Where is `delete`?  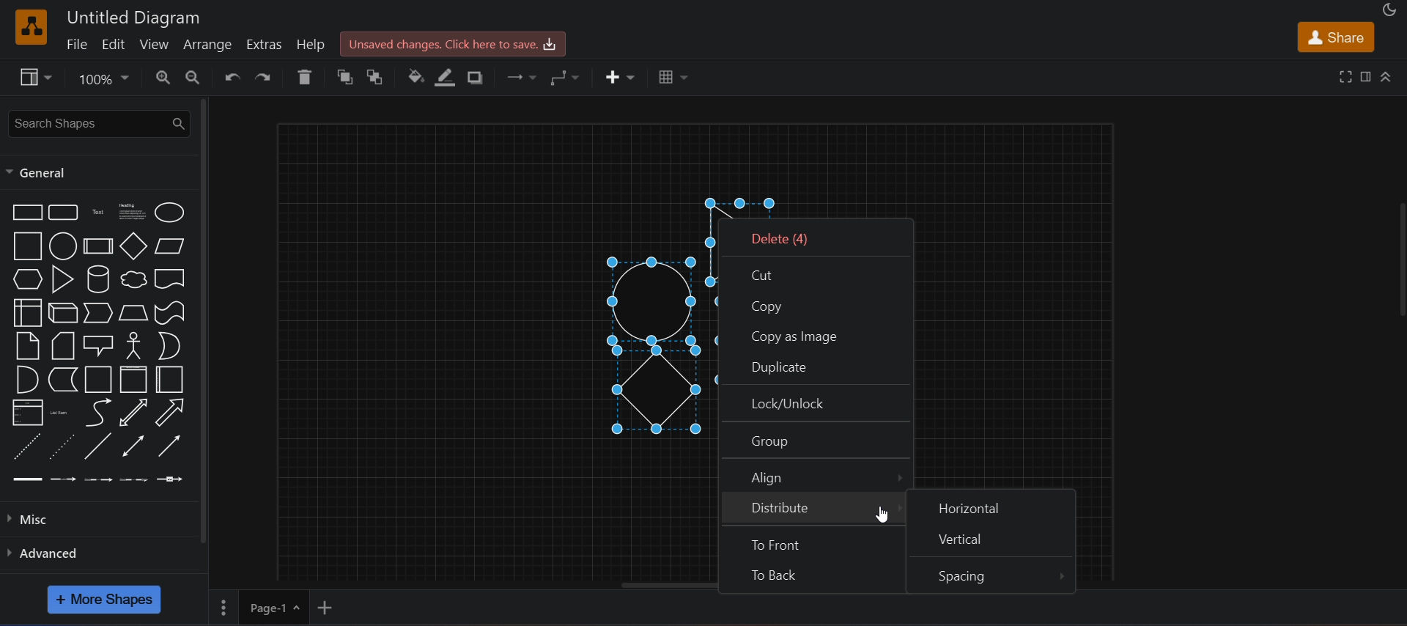
delete is located at coordinates (308, 77).